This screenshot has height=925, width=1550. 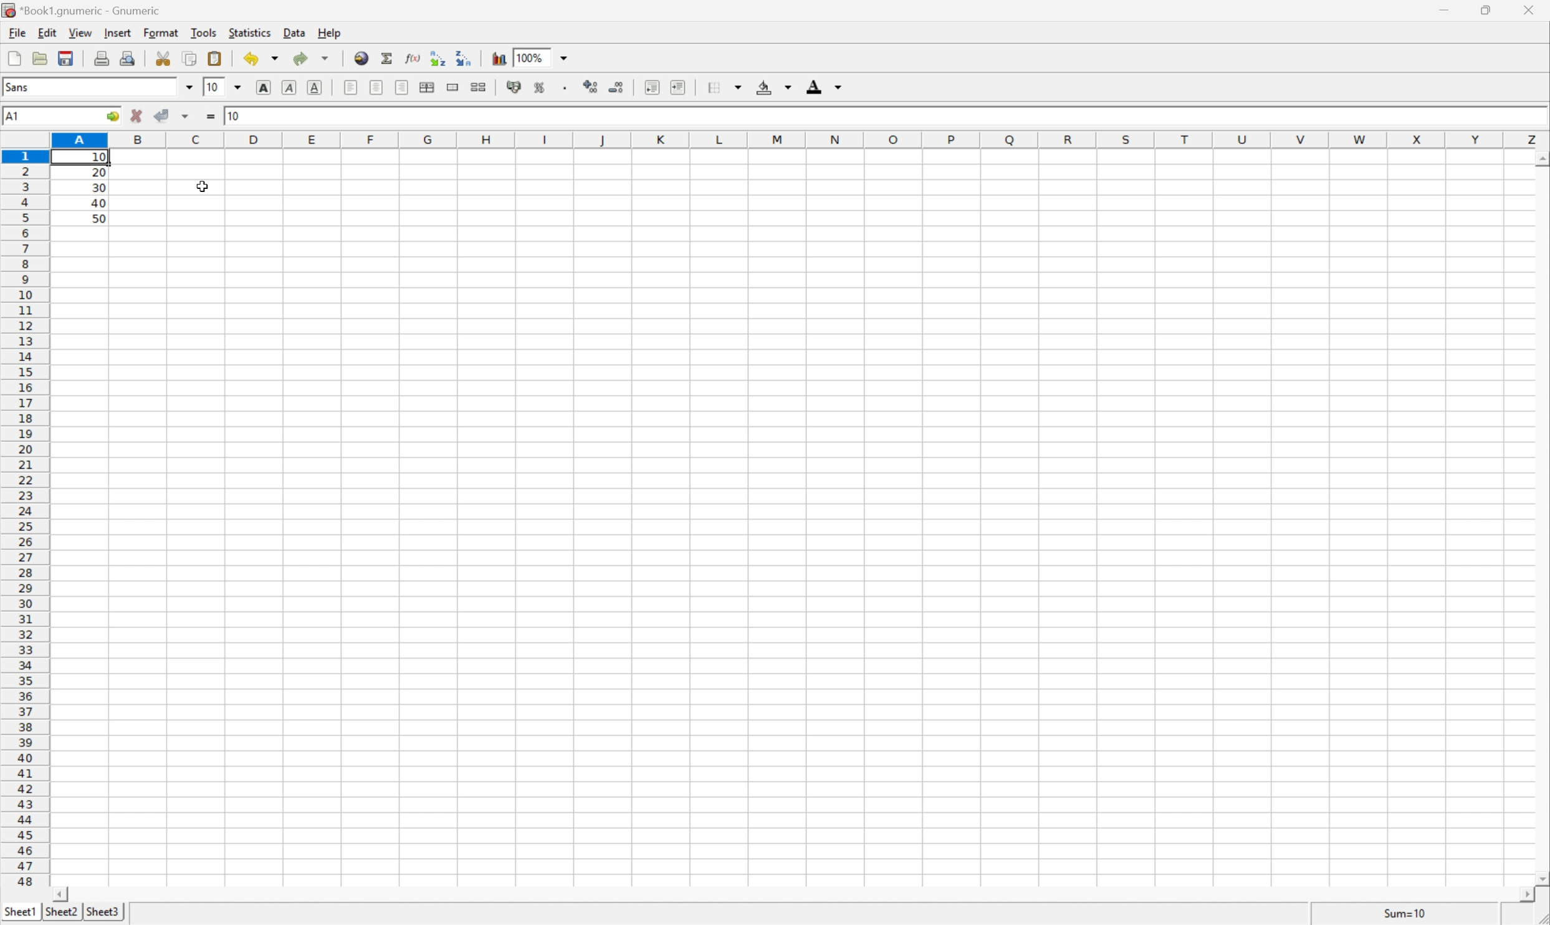 I want to click on Restore Down, so click(x=1482, y=10).